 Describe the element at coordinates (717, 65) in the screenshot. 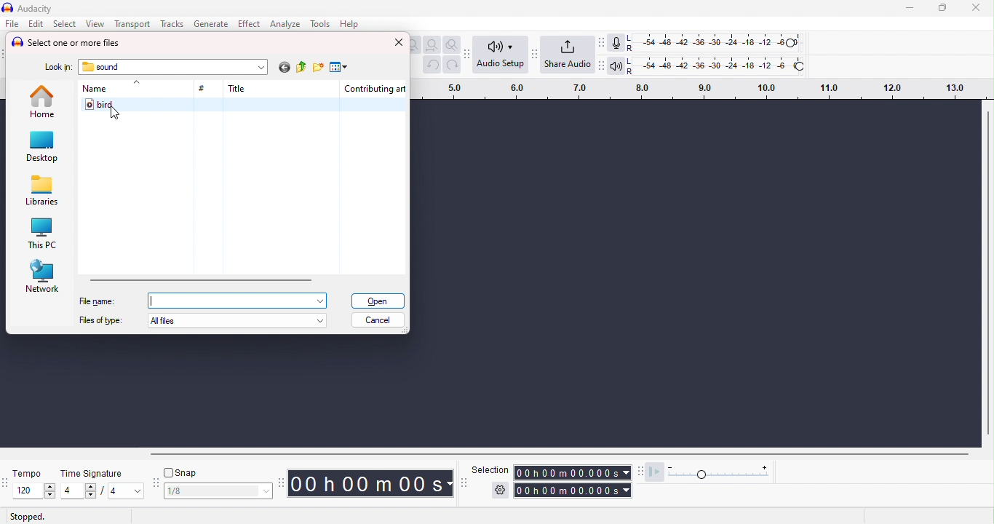

I see `playback level` at that location.